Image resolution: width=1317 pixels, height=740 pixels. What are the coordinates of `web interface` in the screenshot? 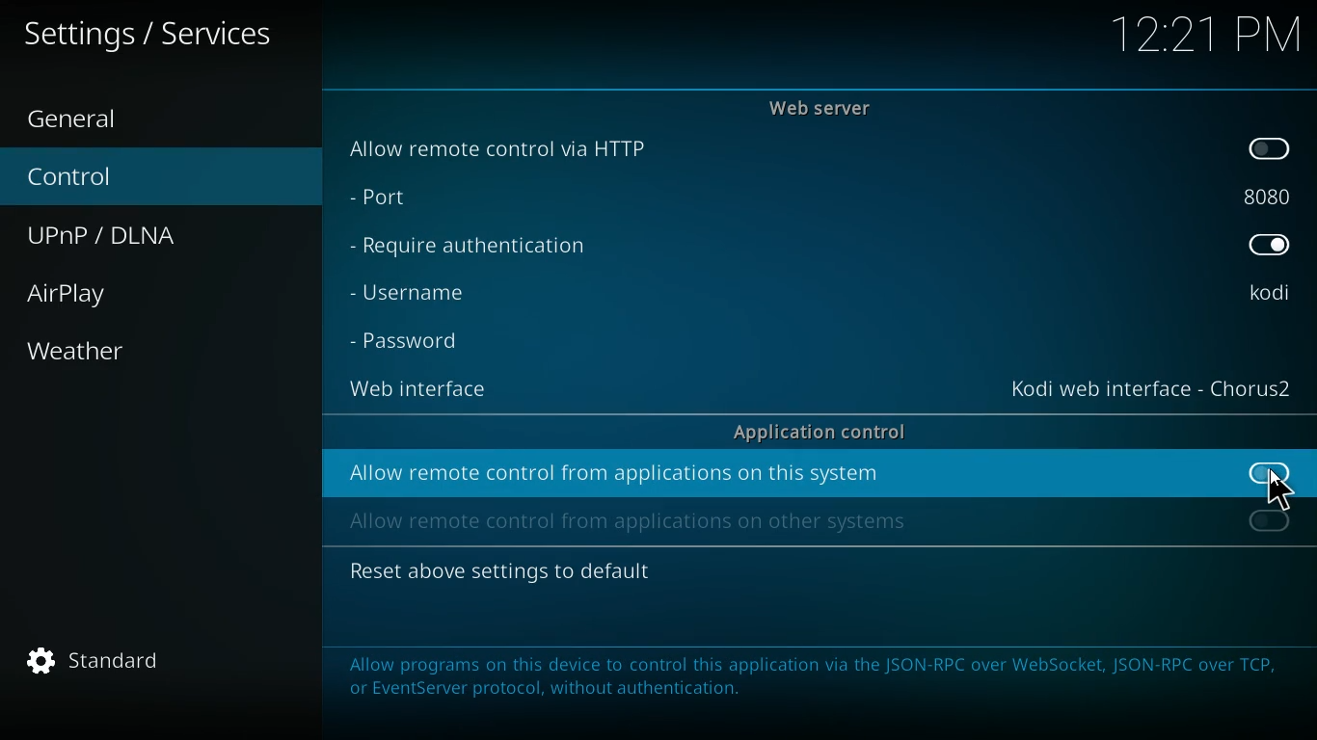 It's located at (425, 390).